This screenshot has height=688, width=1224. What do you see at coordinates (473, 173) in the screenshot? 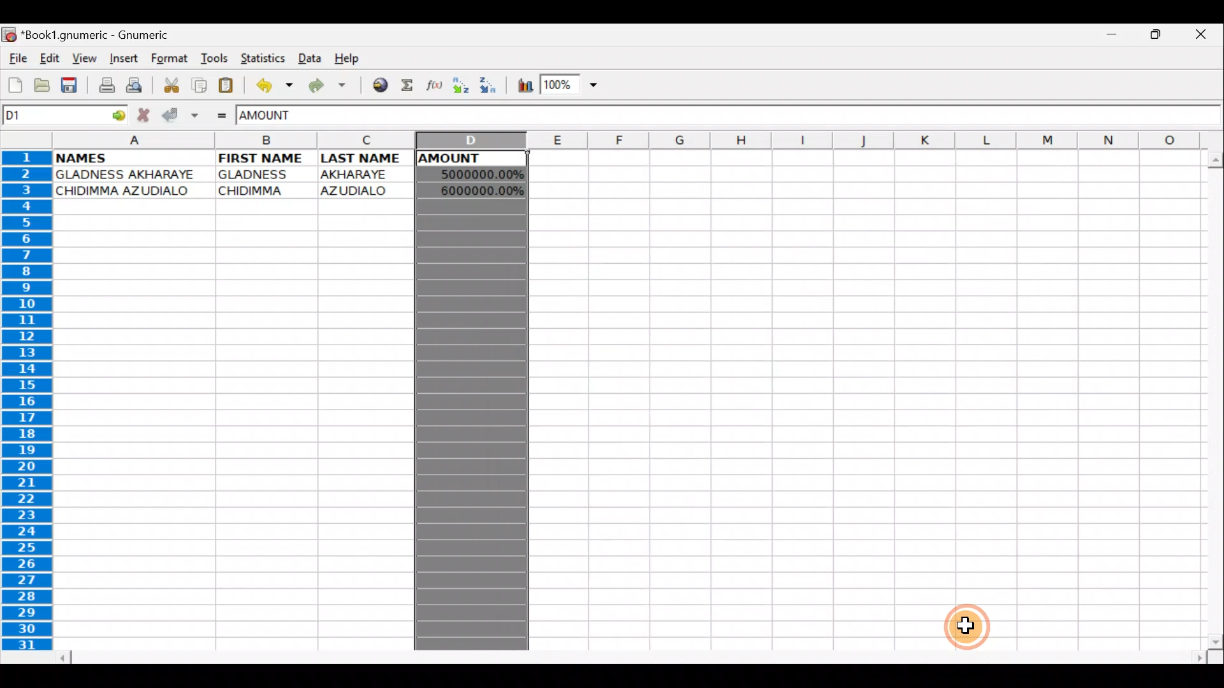
I see `5000000.00%` at bounding box center [473, 173].